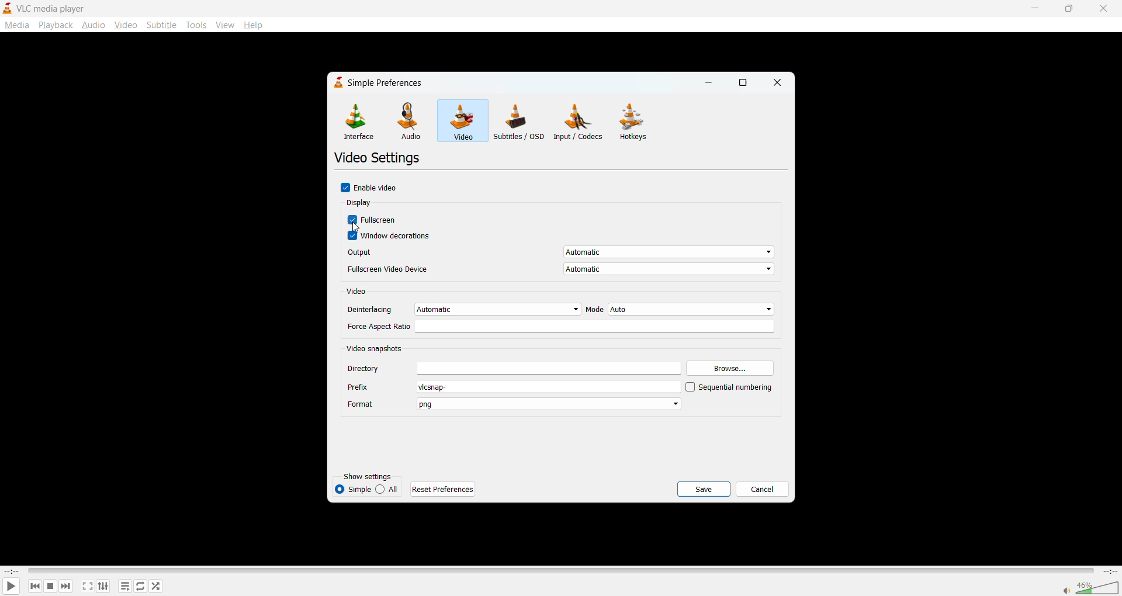 This screenshot has height=596, width=1122. Describe the element at coordinates (94, 26) in the screenshot. I see `audio` at that location.